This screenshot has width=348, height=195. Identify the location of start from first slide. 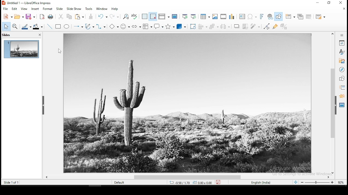
(185, 16).